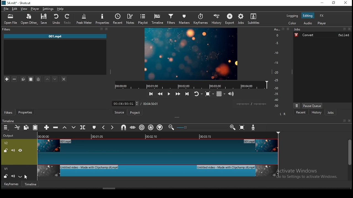  What do you see at coordinates (255, 18) in the screenshot?
I see `subtitles` at bounding box center [255, 18].